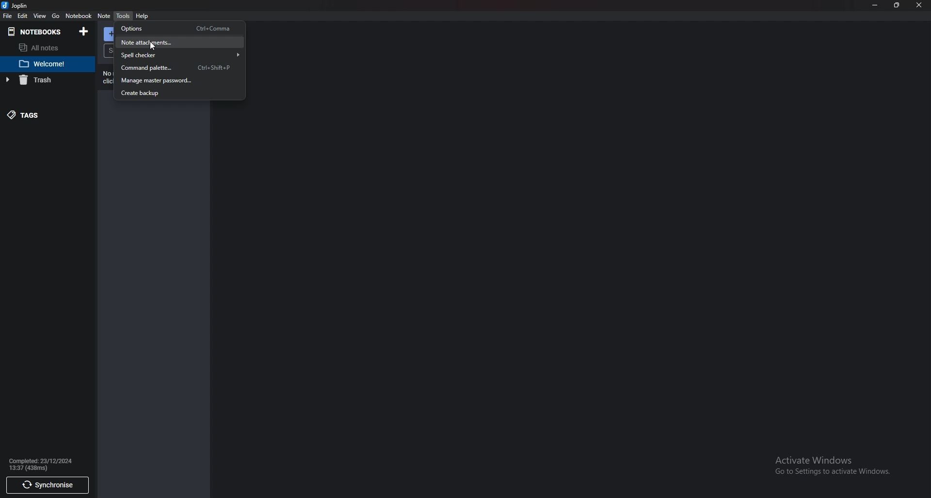 This screenshot has width=931, height=498. Describe the element at coordinates (104, 16) in the screenshot. I see `Note` at that location.